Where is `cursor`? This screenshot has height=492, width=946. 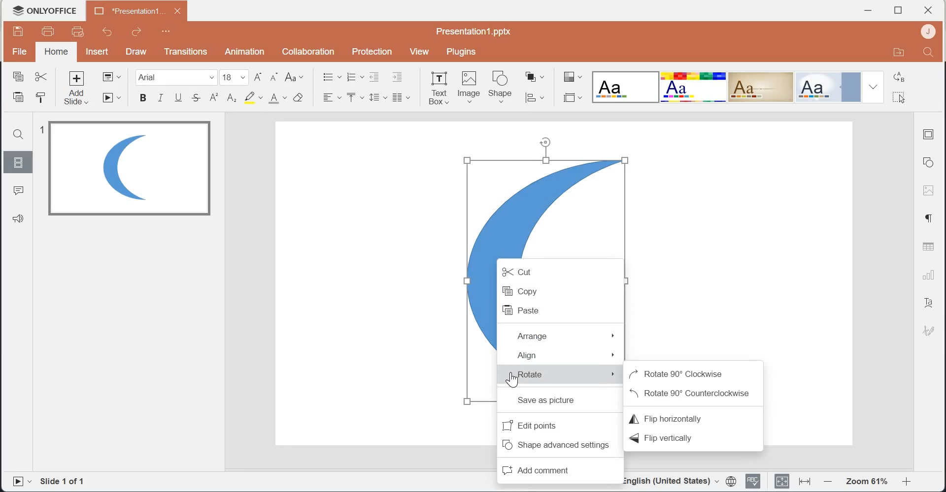 cursor is located at coordinates (901, 98).